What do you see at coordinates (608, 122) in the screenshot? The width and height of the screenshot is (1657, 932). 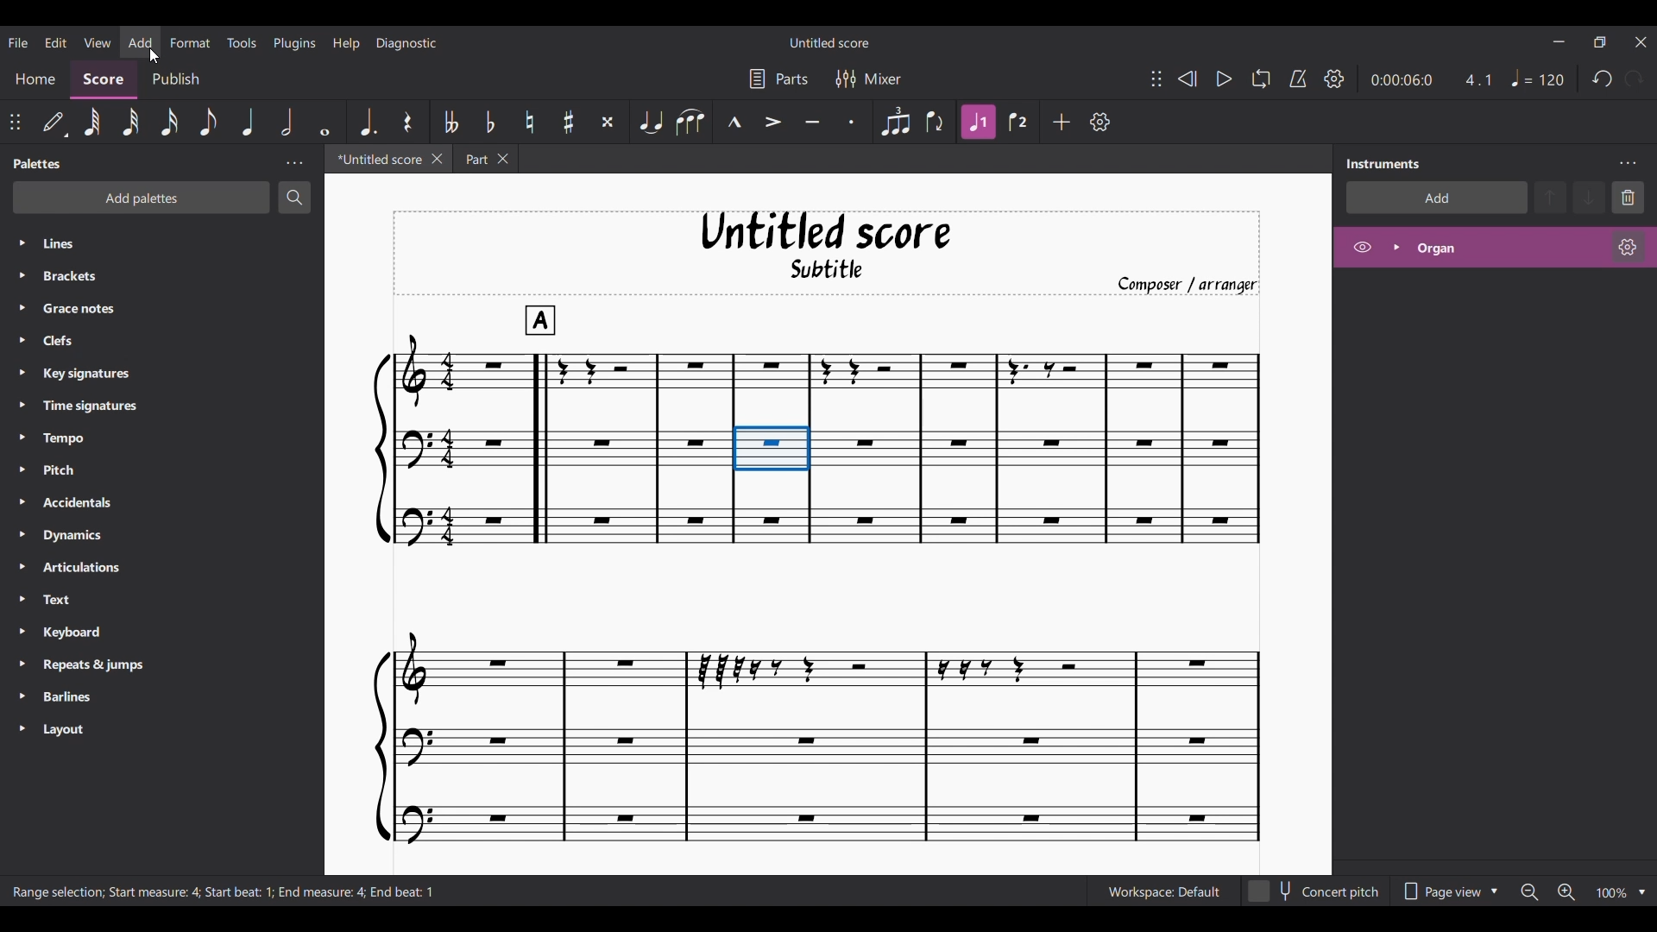 I see `Toggle double sharp` at bounding box center [608, 122].